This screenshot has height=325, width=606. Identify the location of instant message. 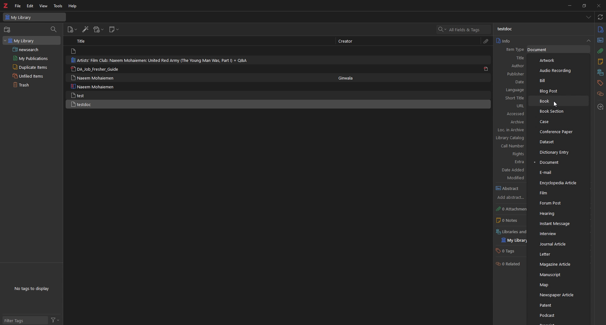
(558, 223).